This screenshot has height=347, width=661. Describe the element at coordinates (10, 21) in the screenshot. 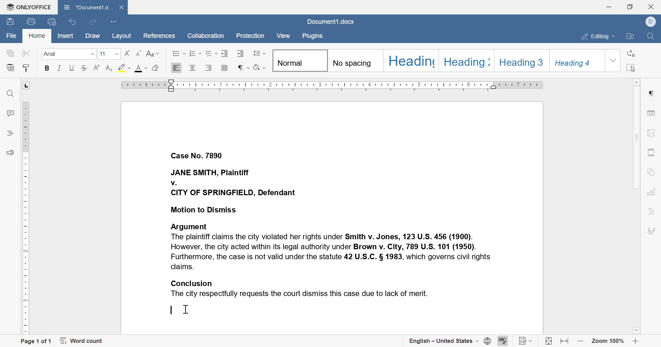

I see `save` at that location.